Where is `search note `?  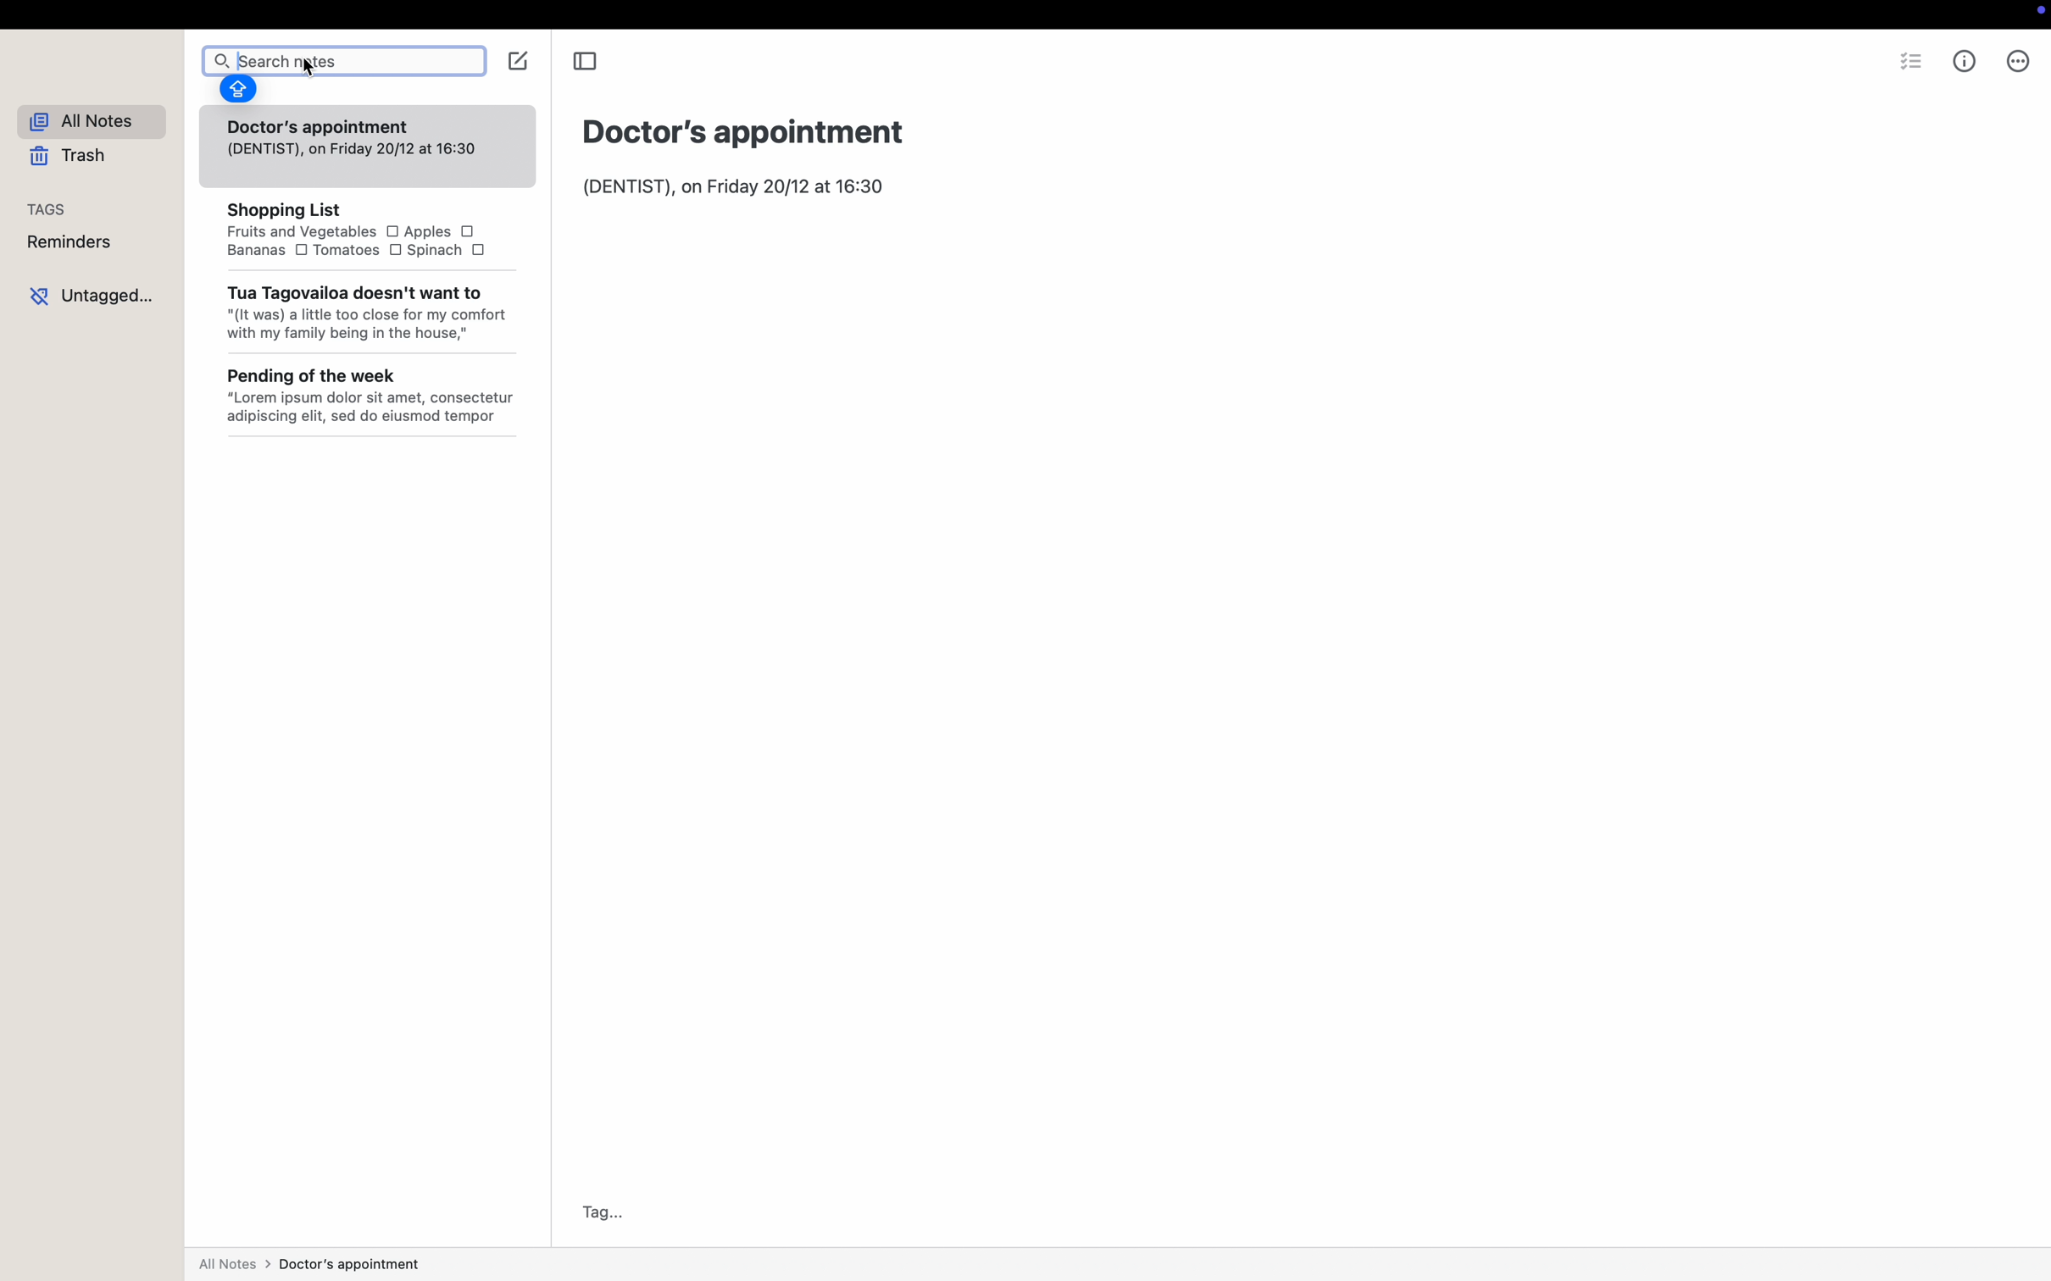 search note  is located at coordinates (340, 54).